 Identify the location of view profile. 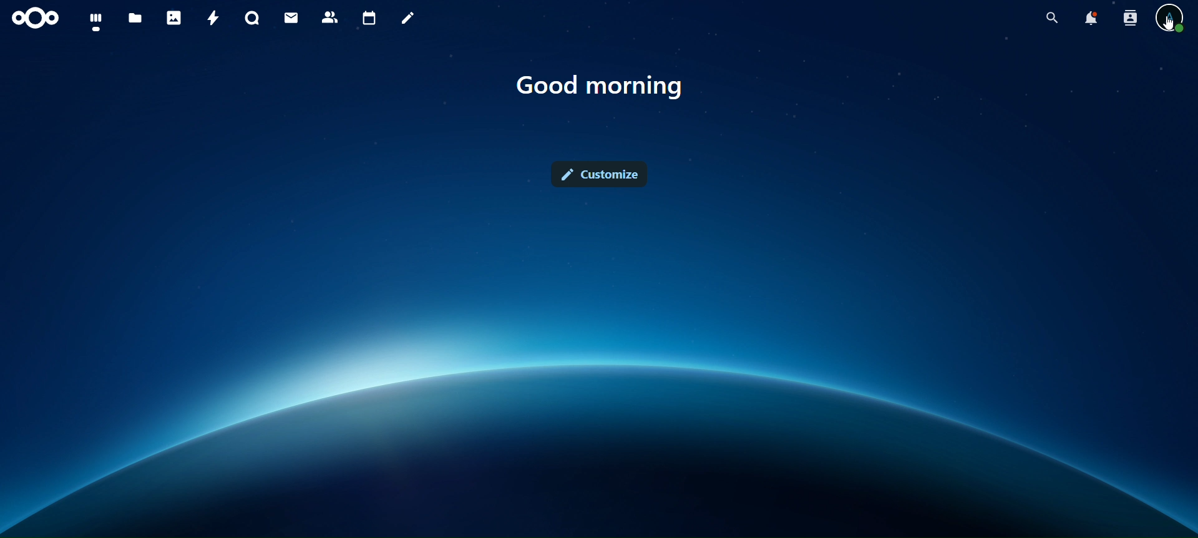
(1169, 18).